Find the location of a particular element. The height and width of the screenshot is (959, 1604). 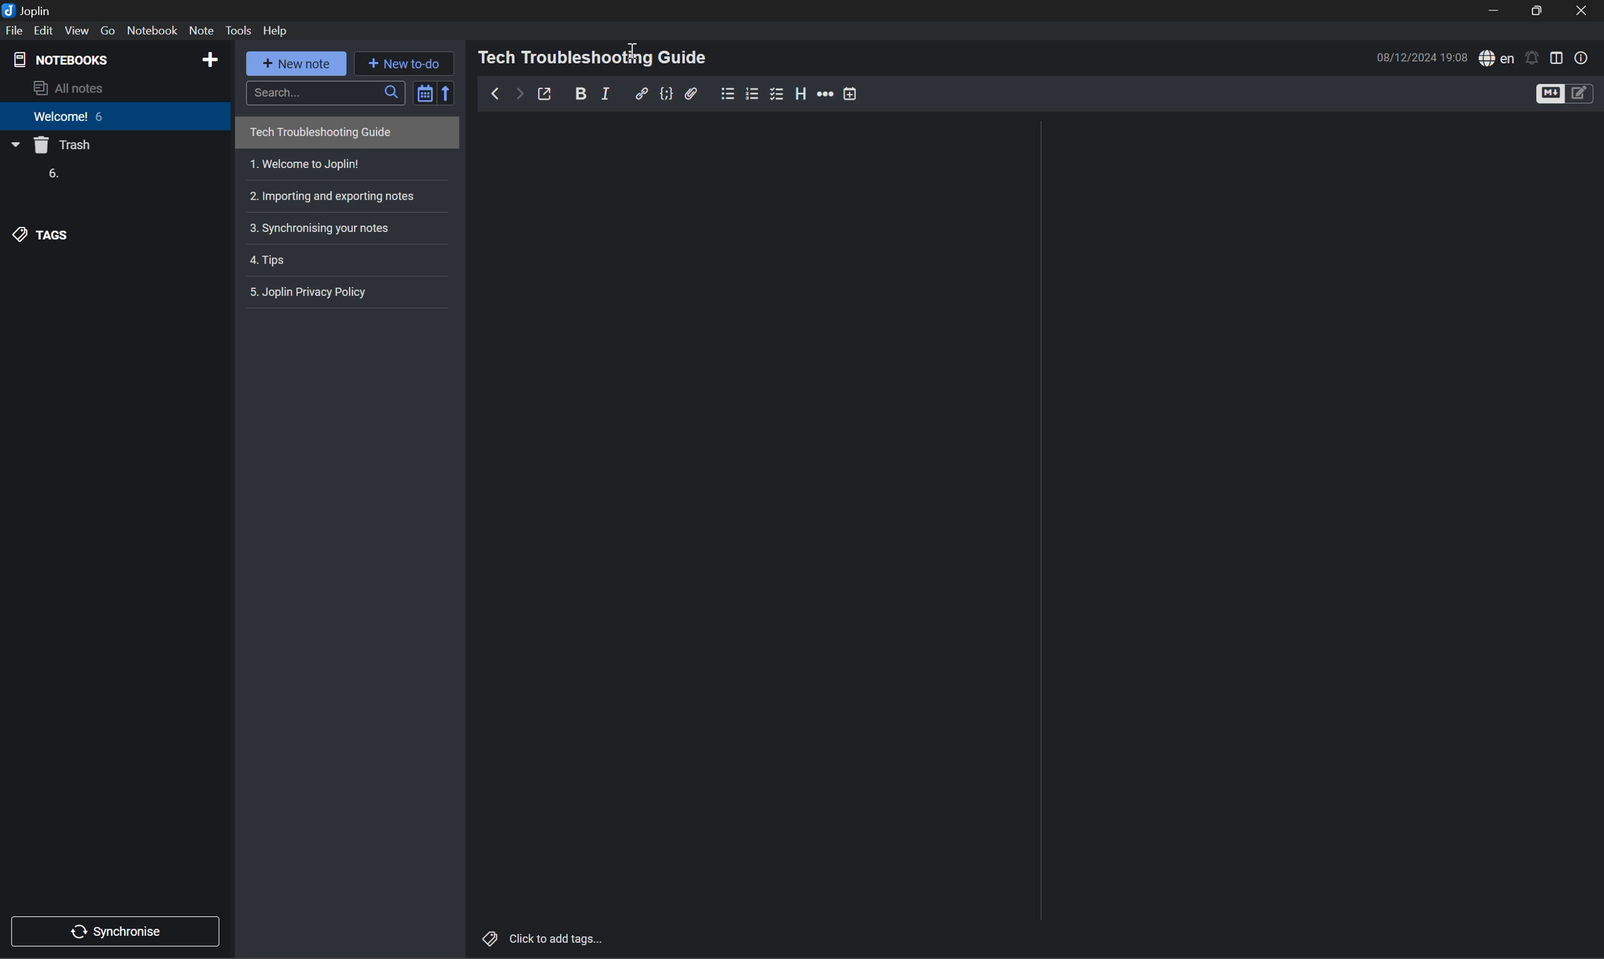

Note is located at coordinates (201, 30).